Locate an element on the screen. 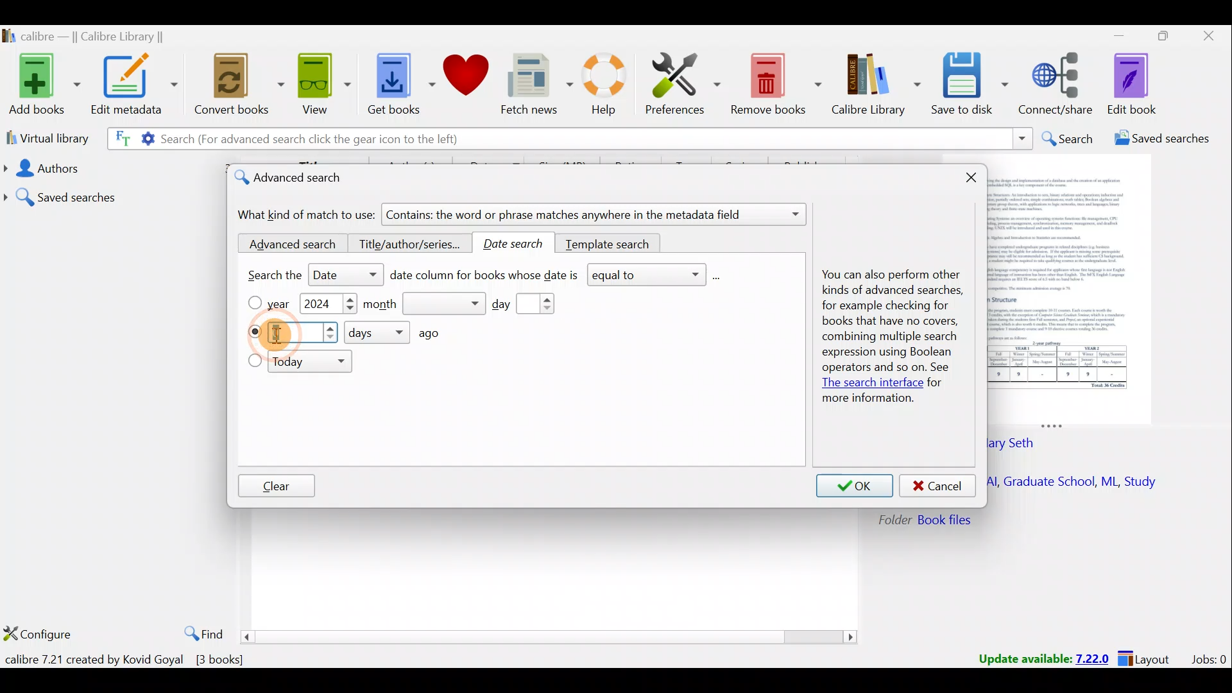 The image size is (1232, 693). Fetch news is located at coordinates (536, 85).